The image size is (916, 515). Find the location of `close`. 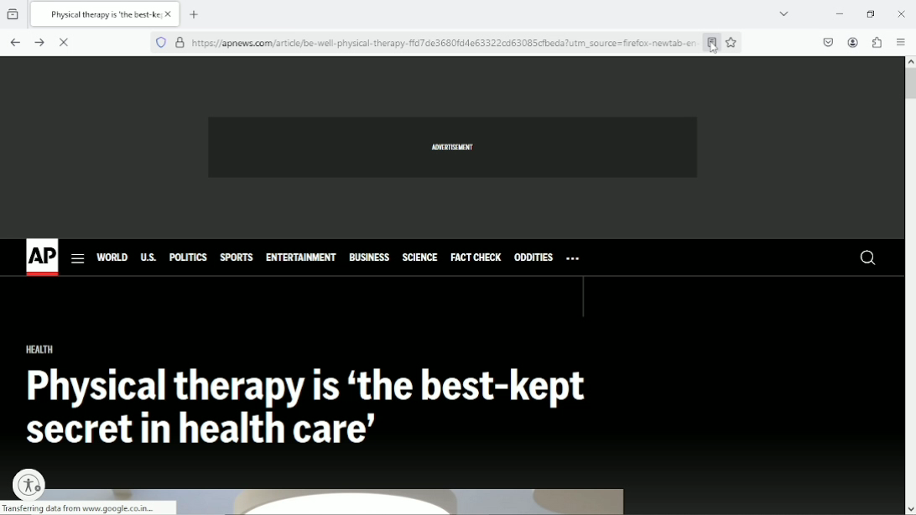

close is located at coordinates (64, 42).